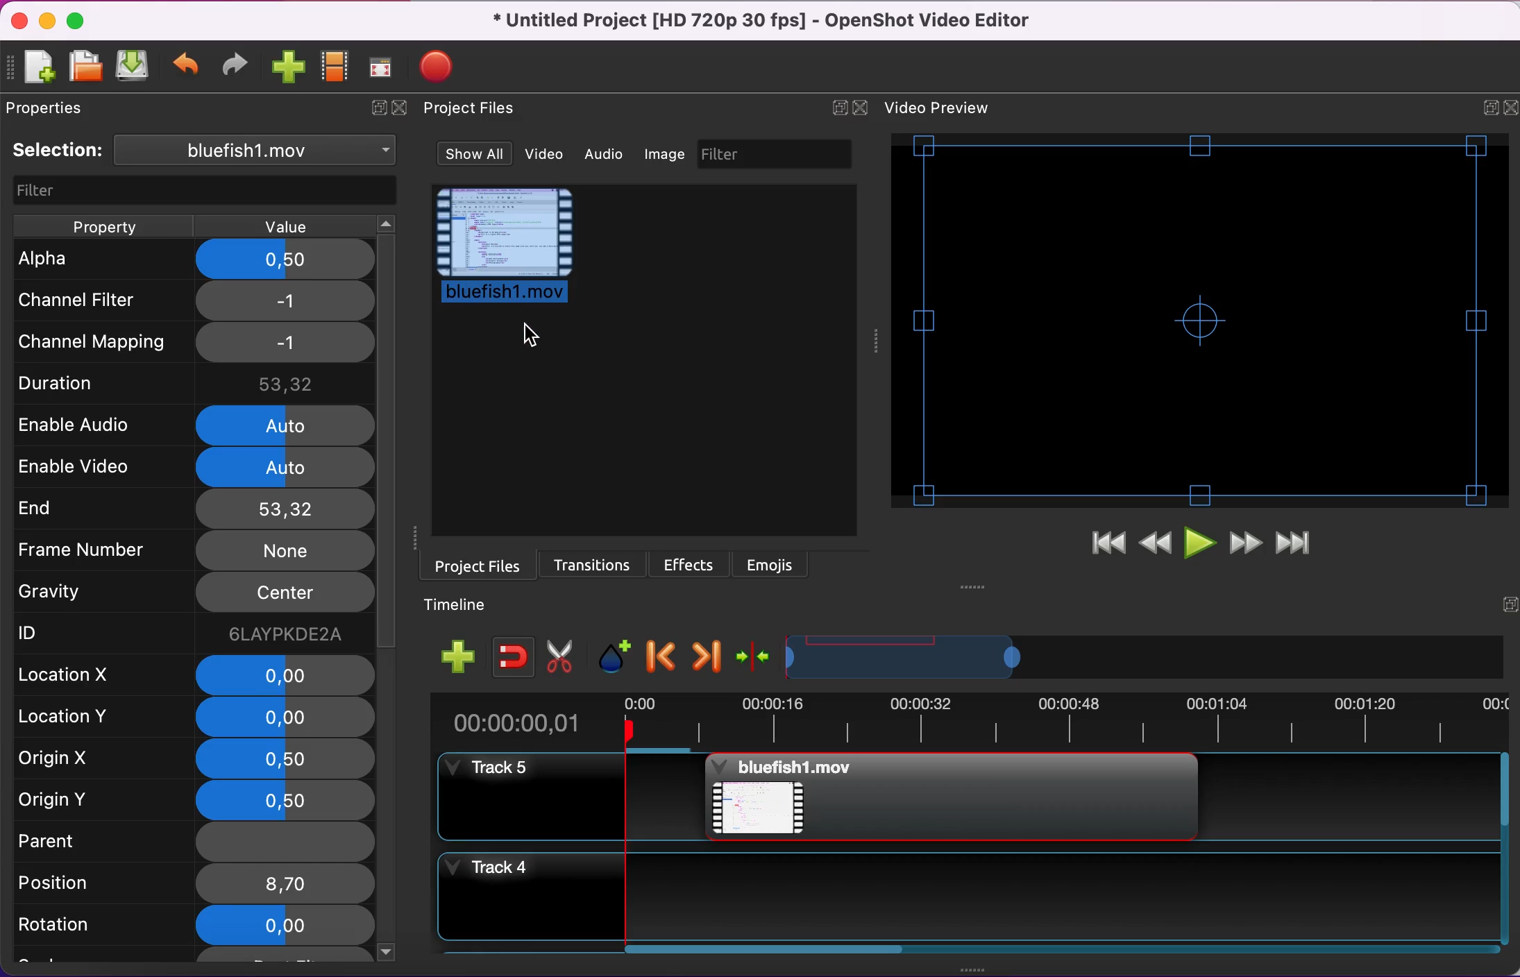 Image resolution: width=1520 pixels, height=977 pixels. I want to click on track 5, so click(565, 797).